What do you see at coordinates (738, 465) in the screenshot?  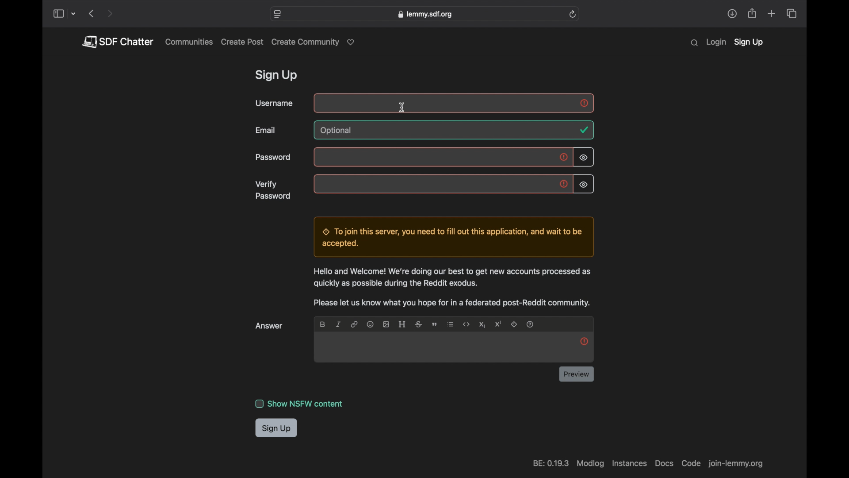 I see `web address` at bounding box center [738, 465].